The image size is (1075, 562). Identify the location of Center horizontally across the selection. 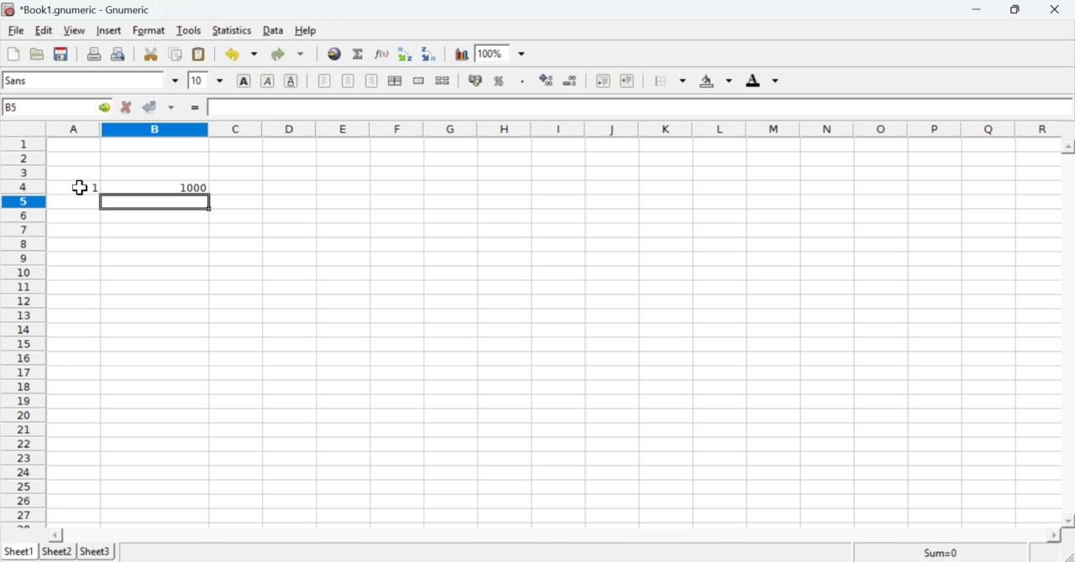
(395, 82).